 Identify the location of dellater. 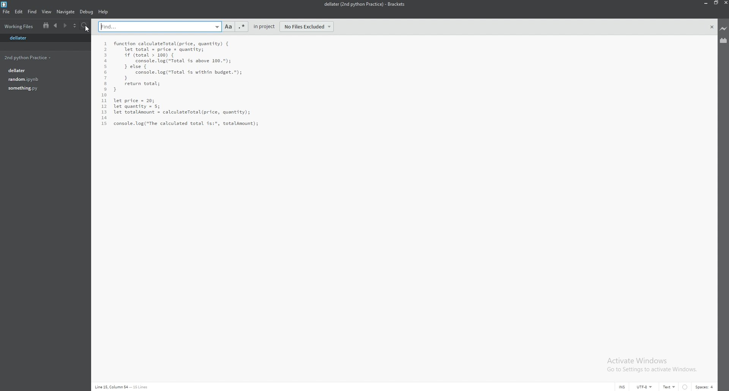
(44, 70).